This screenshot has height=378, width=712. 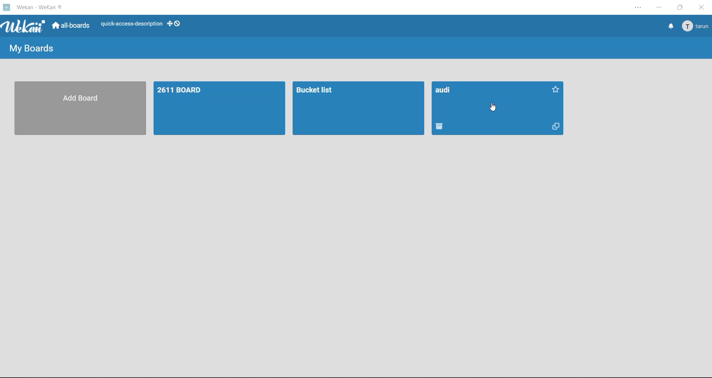 I want to click on all boards, so click(x=70, y=26).